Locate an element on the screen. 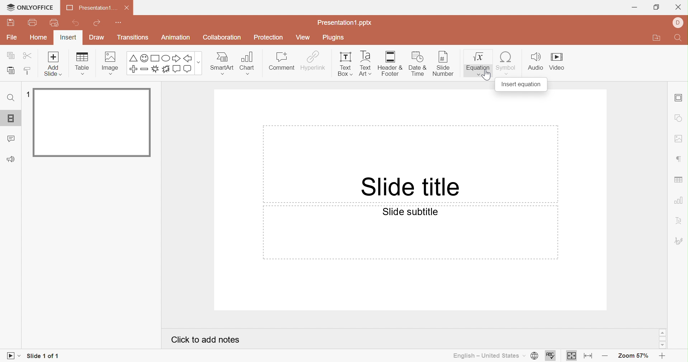 Image resolution: width=688 pixels, height=362 pixels. Find is located at coordinates (12, 98).